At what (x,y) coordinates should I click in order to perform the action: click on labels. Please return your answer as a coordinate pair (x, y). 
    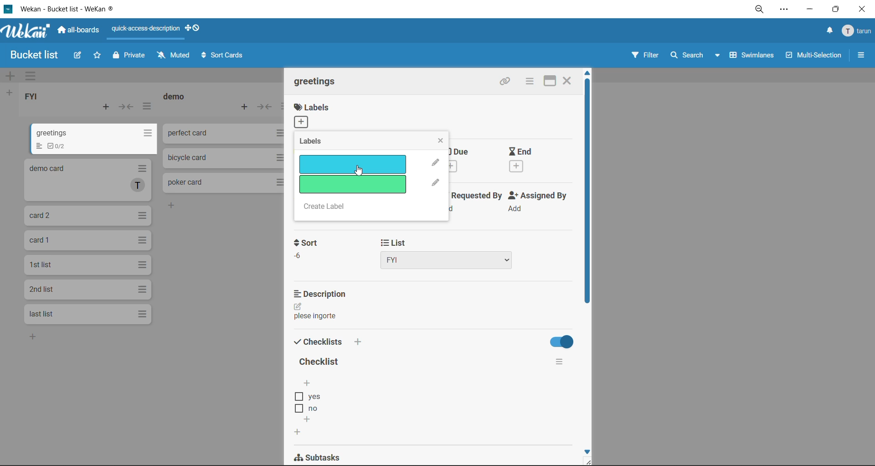
    Looking at the image, I should click on (316, 116).